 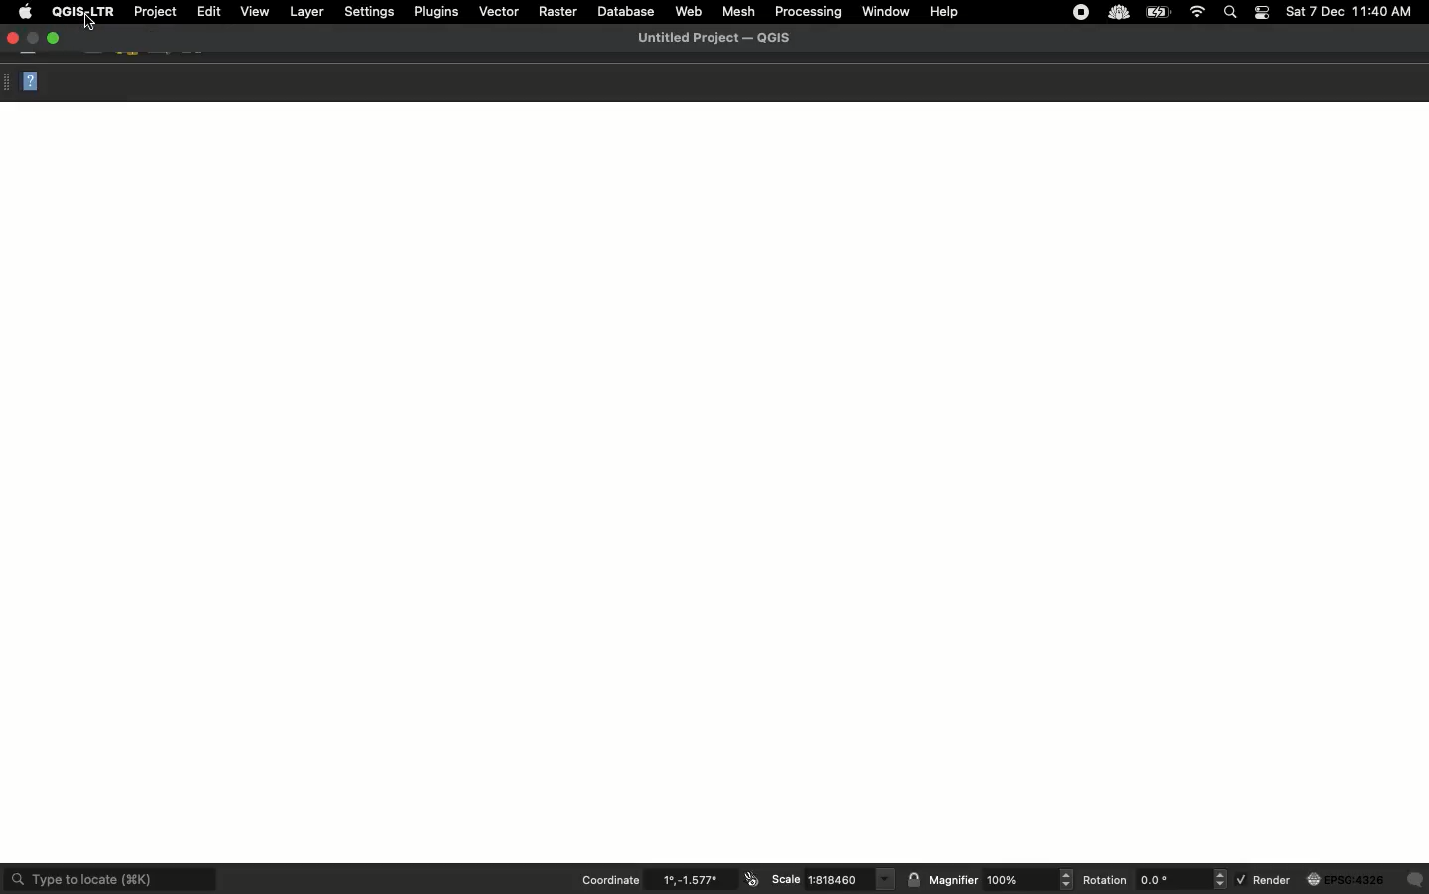 I want to click on Coordinate, so click(x=657, y=879).